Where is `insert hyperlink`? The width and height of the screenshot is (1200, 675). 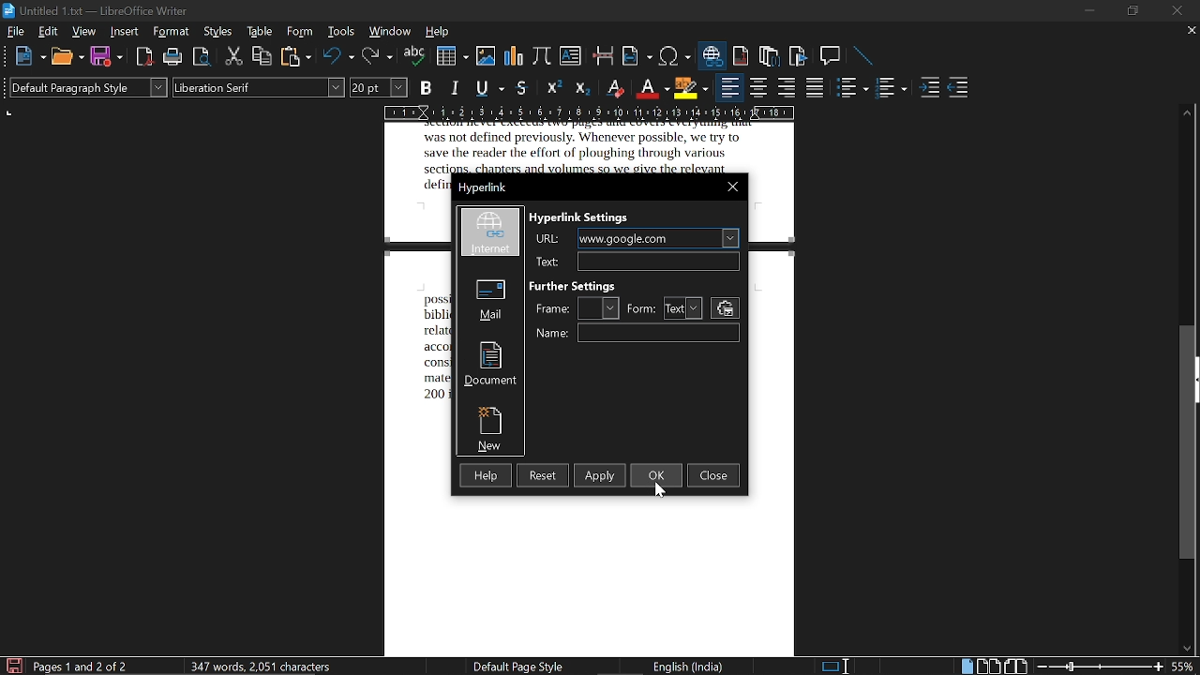 insert hyperlink is located at coordinates (714, 57).